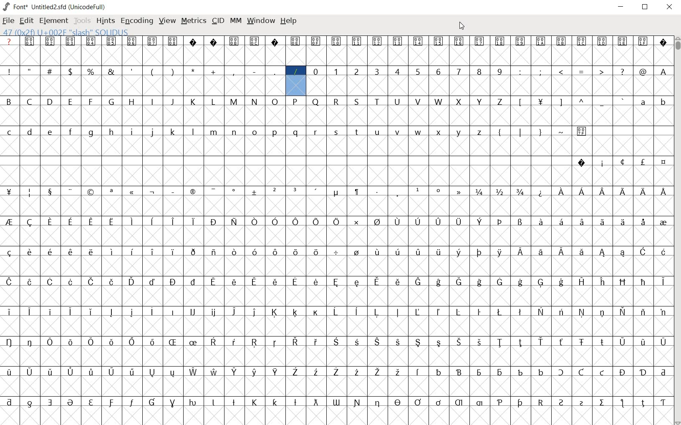 The width and height of the screenshot is (681, 425). Describe the element at coordinates (356, 222) in the screenshot. I see `glyph` at that location.